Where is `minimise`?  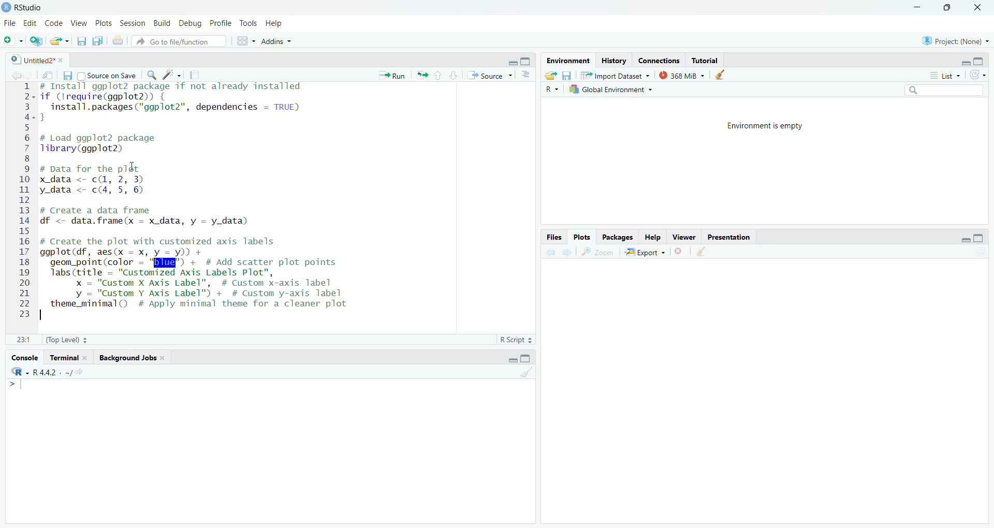
minimise is located at coordinates (966, 240).